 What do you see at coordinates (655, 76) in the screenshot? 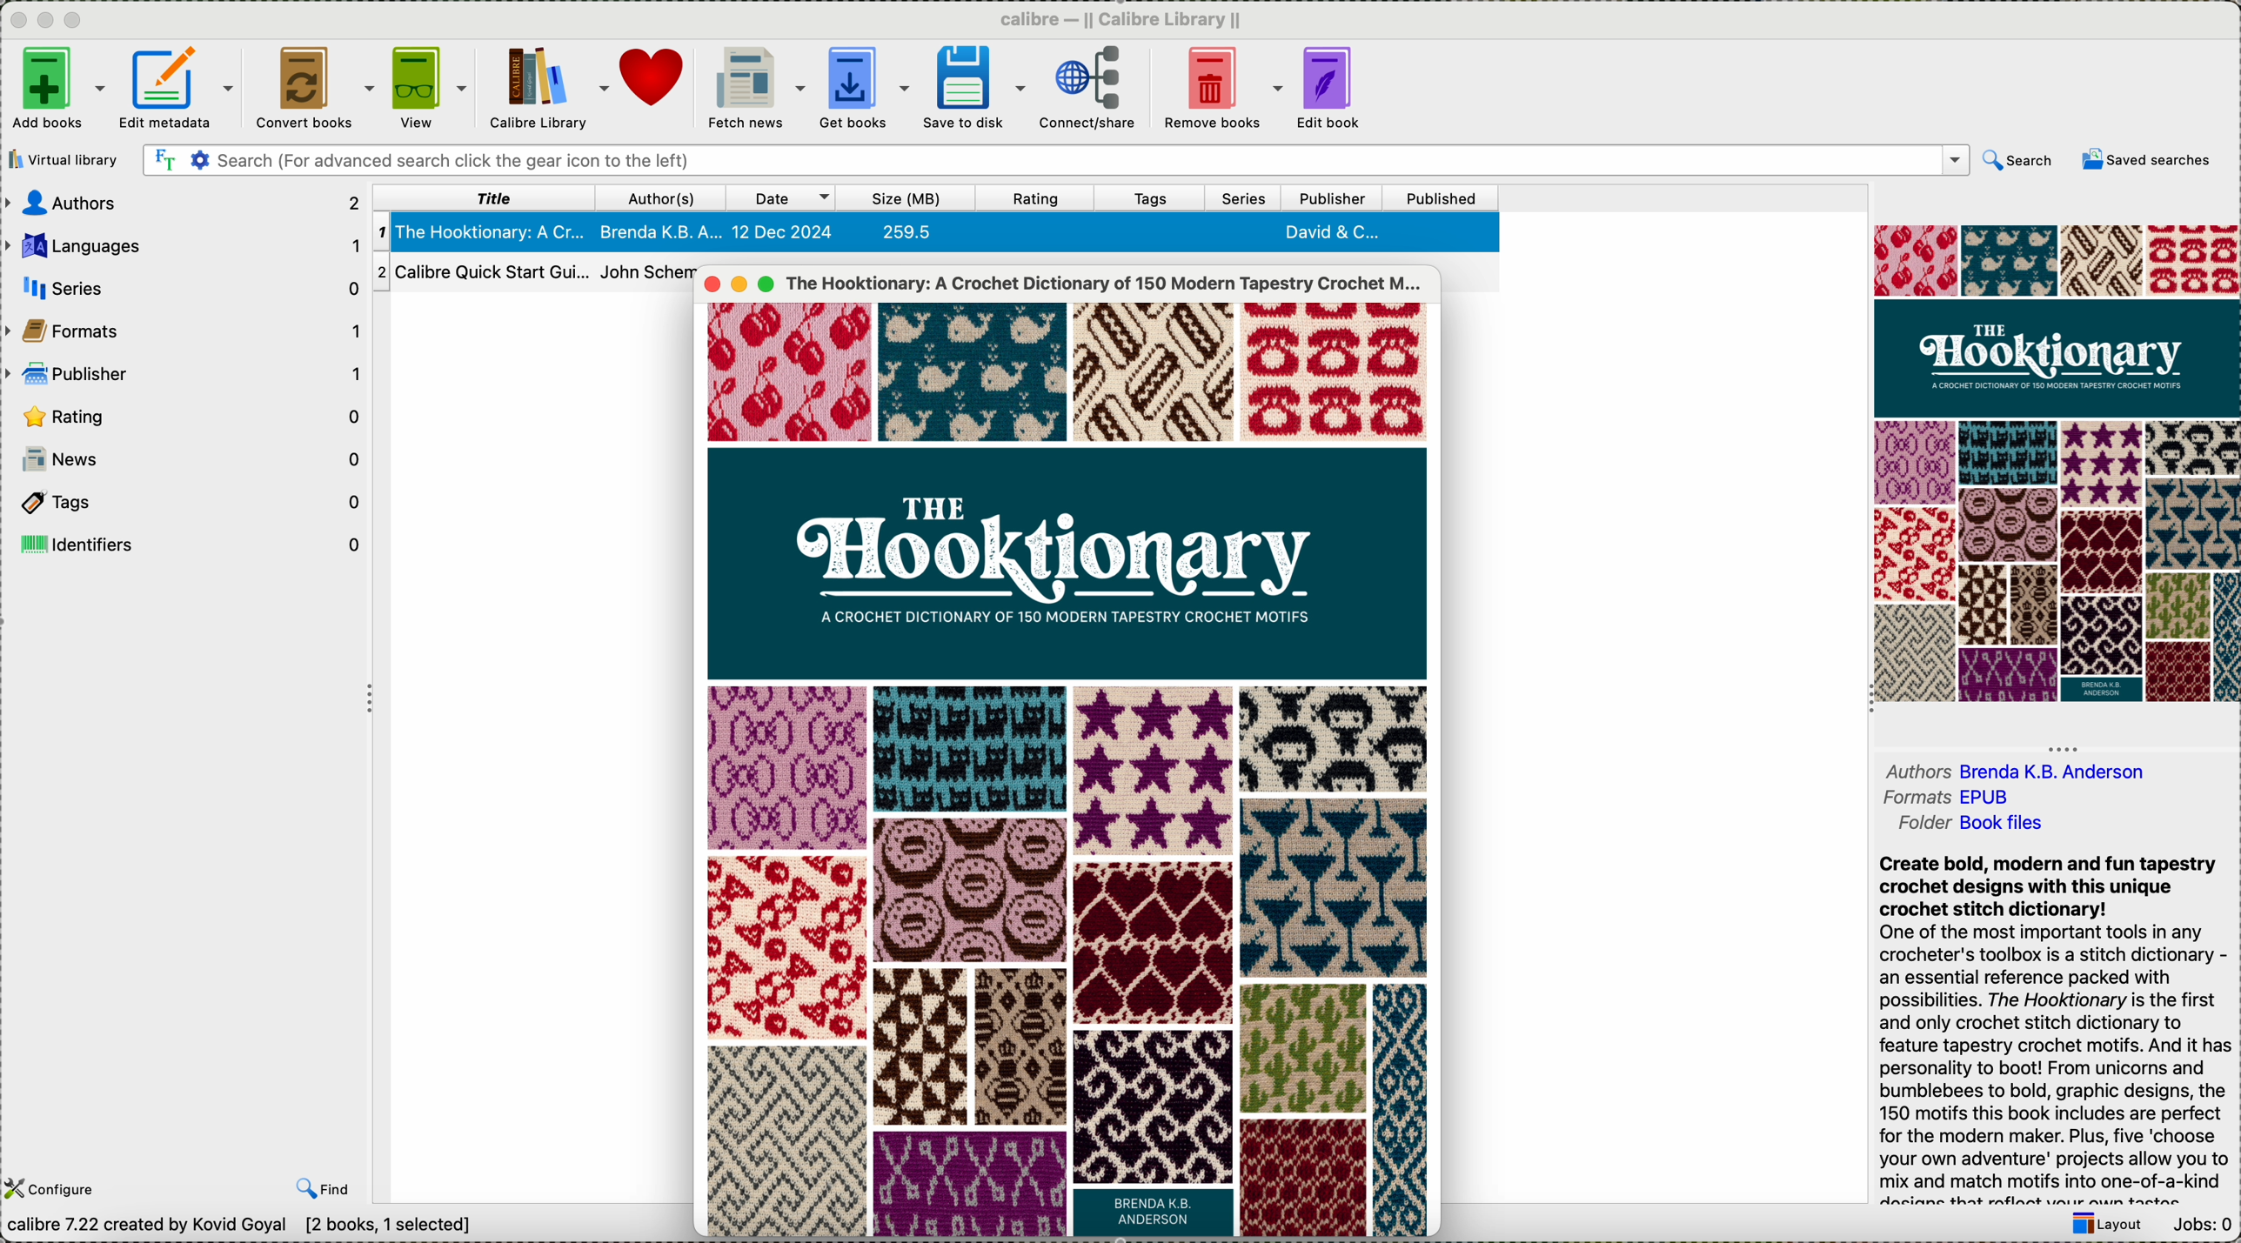
I see `donate` at bounding box center [655, 76].